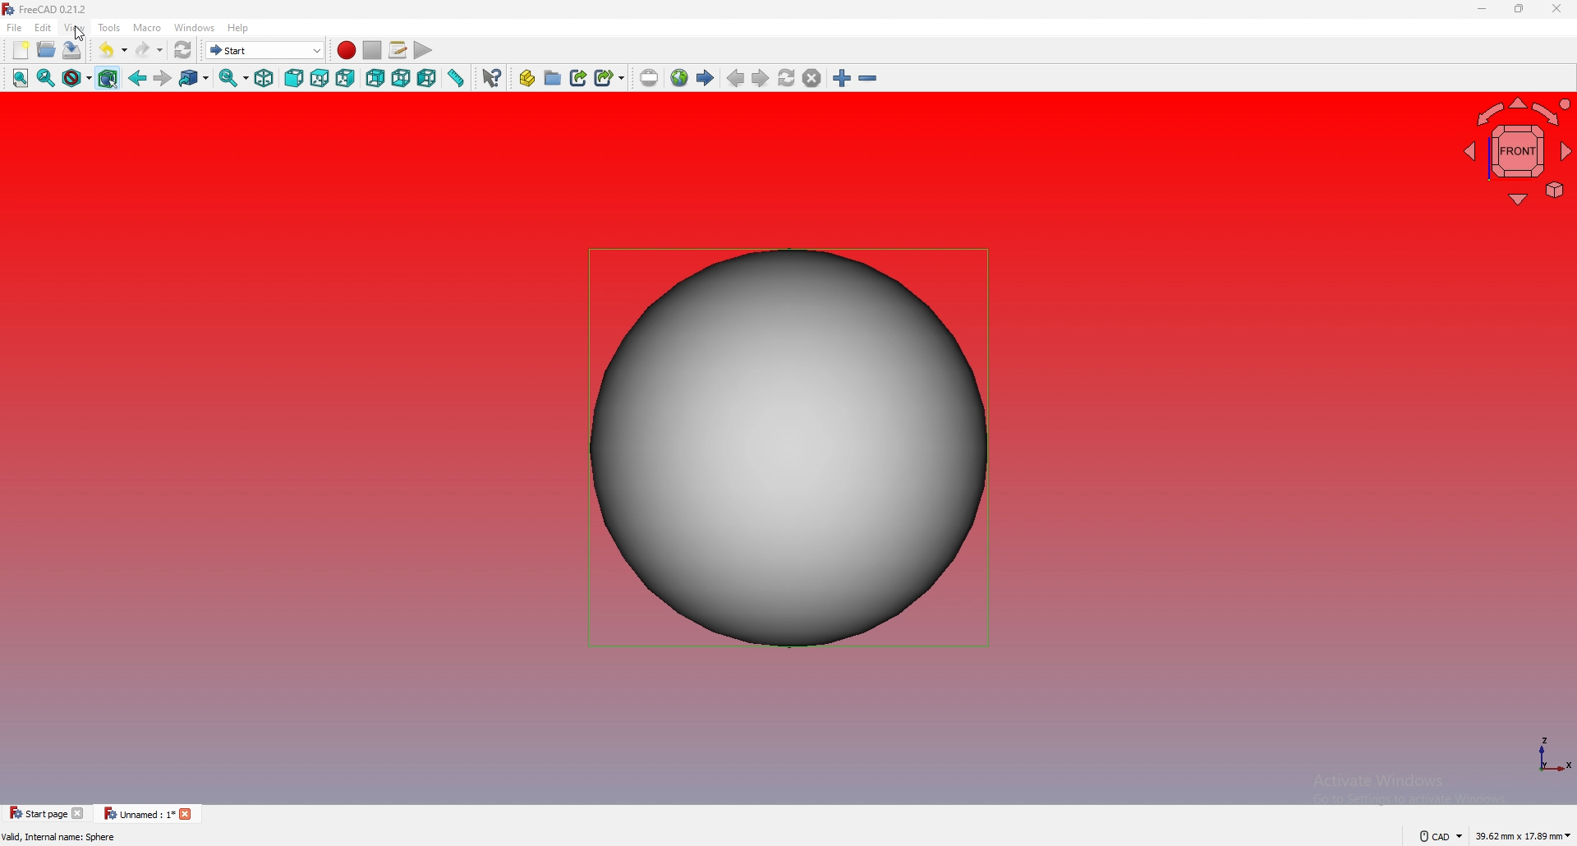  I want to click on next page, so click(761, 77).